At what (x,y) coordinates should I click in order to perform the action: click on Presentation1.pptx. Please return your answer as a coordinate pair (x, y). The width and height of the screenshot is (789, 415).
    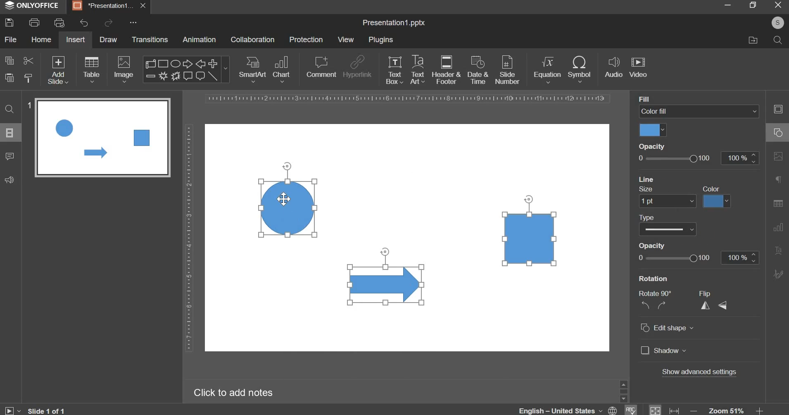
    Looking at the image, I should click on (394, 23).